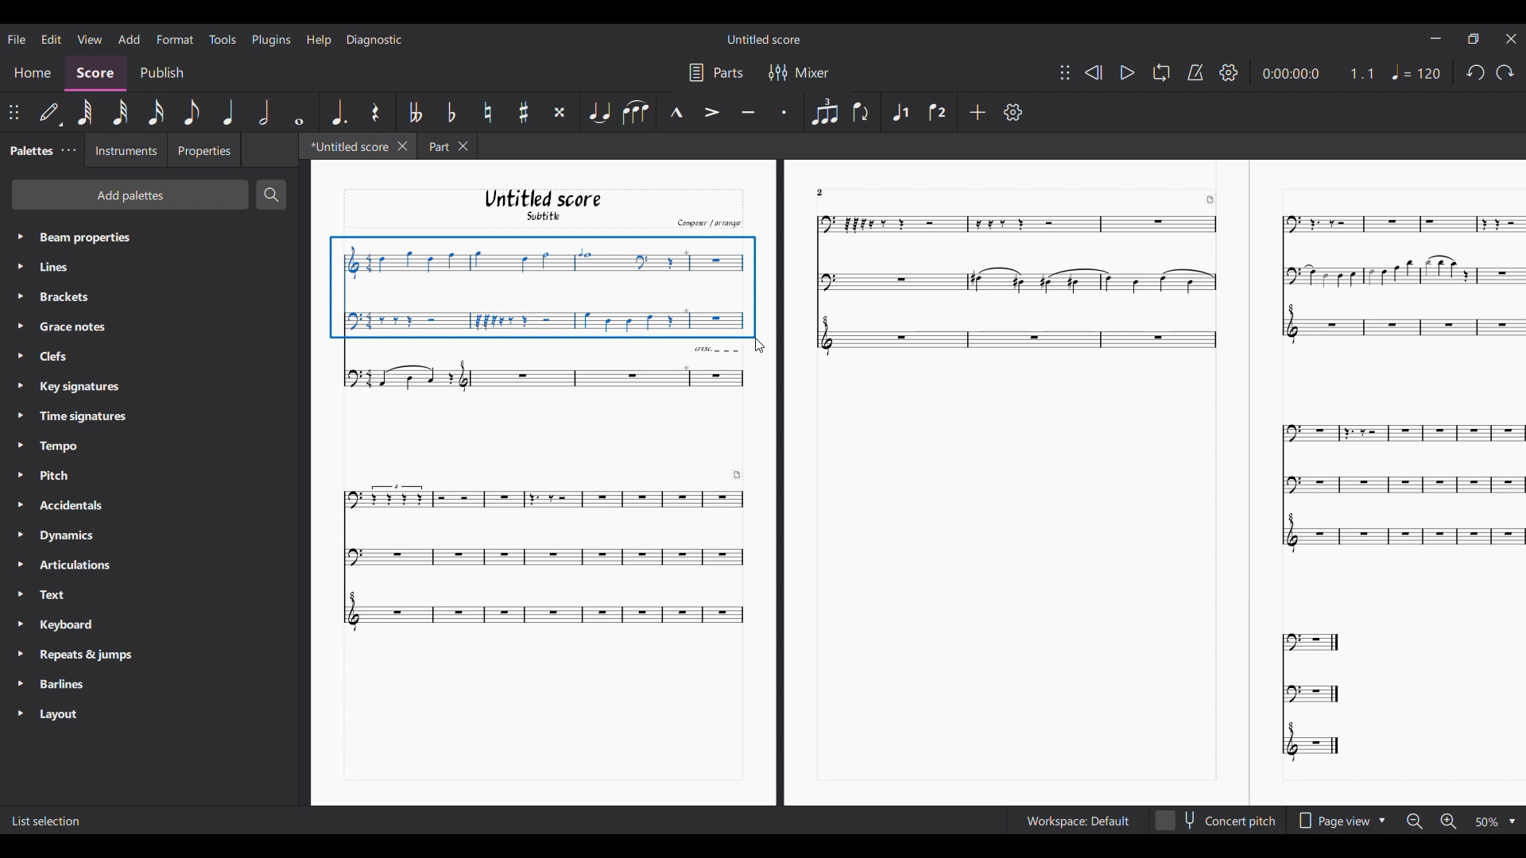 The image size is (1526, 858). What do you see at coordinates (86, 656) in the screenshot?
I see `Repeats & Jumps` at bounding box center [86, 656].